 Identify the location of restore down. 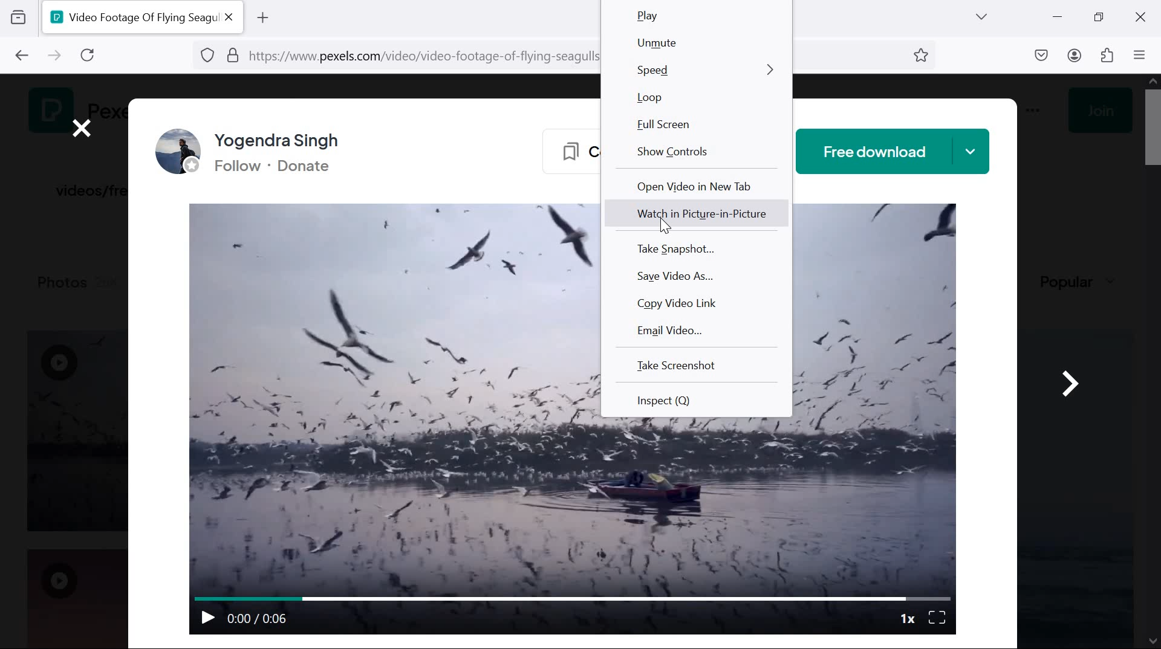
(1100, 17).